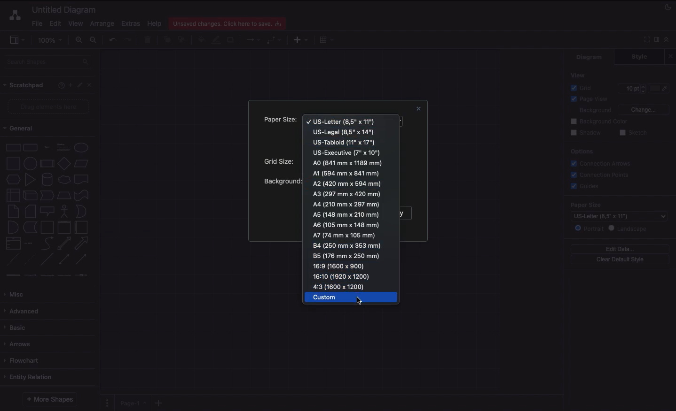  What do you see at coordinates (48, 63) in the screenshot?
I see `Search shapes` at bounding box center [48, 63].